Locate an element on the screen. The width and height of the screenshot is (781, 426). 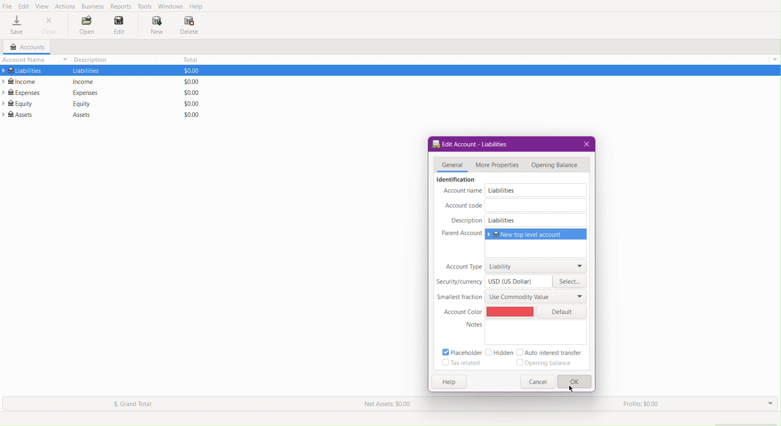
Cursor is located at coordinates (573, 390).